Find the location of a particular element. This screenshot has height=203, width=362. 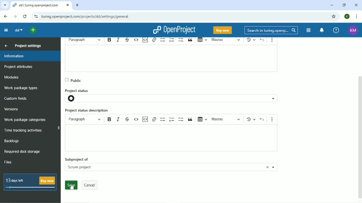

To-do list is located at coordinates (181, 40).